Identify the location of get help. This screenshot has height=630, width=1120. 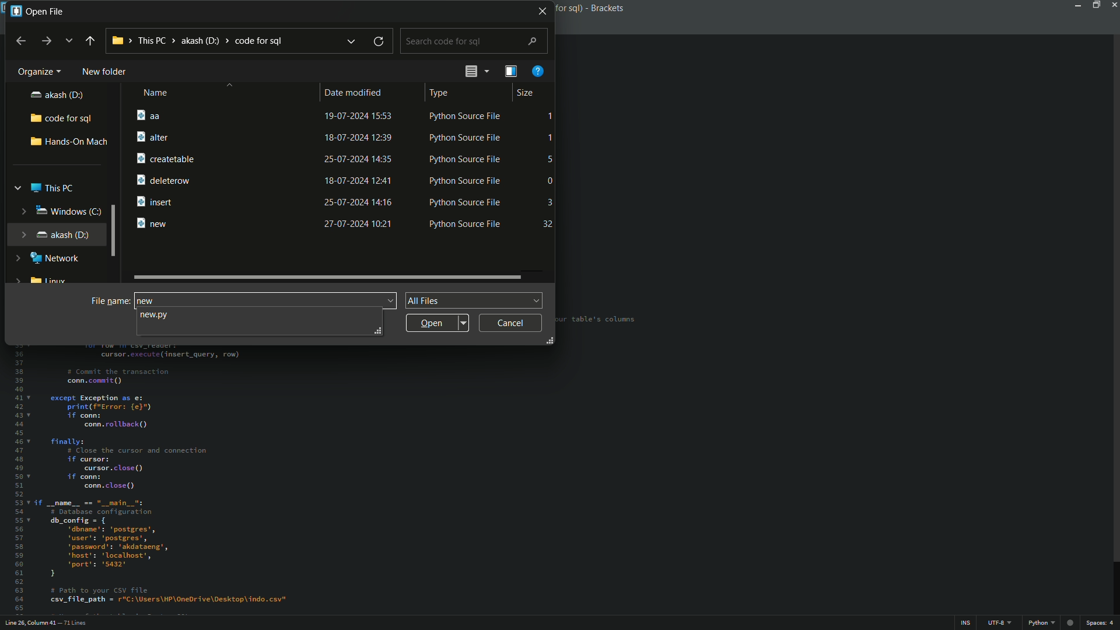
(538, 71).